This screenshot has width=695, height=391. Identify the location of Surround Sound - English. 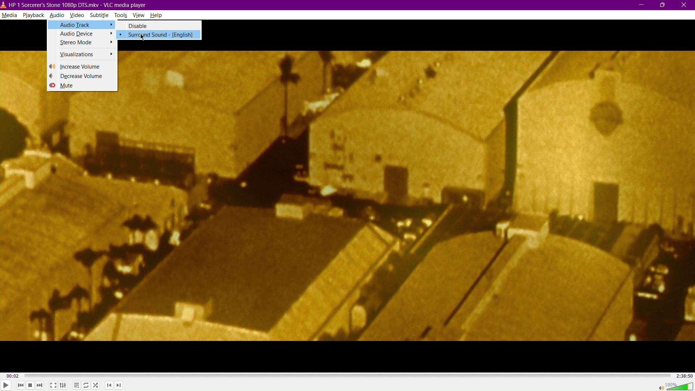
(160, 35).